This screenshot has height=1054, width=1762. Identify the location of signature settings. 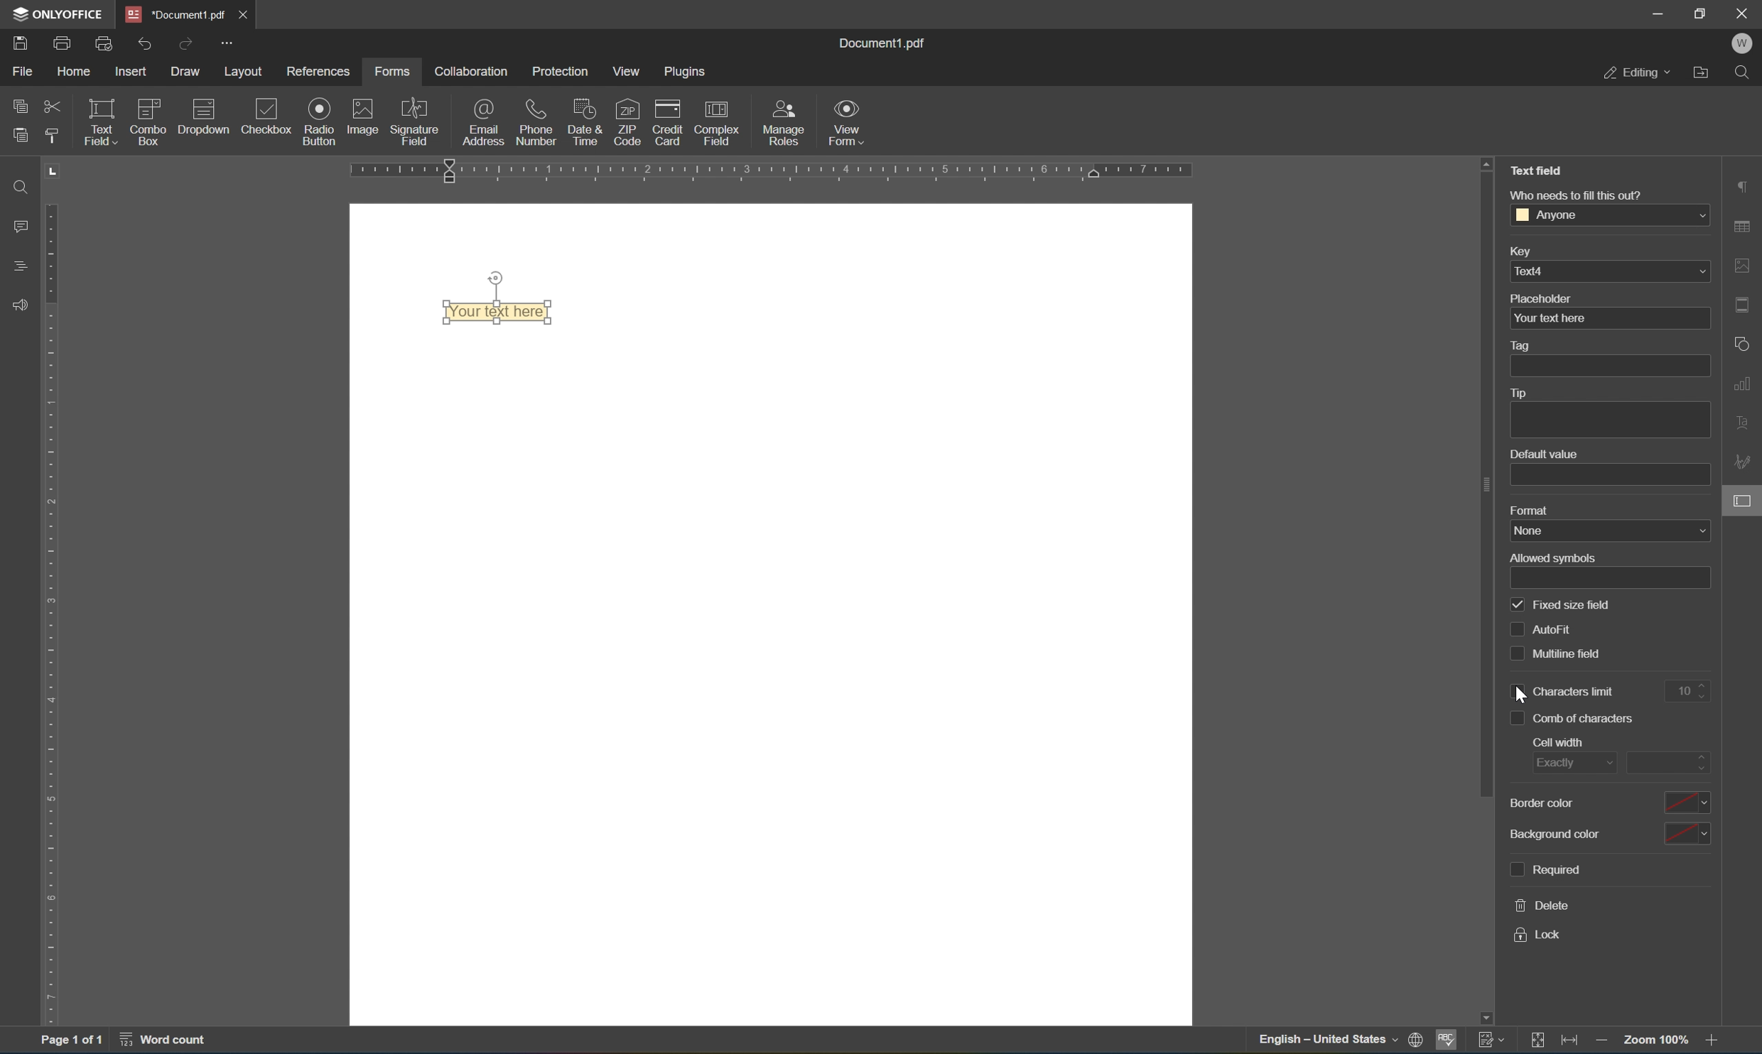
(1744, 462).